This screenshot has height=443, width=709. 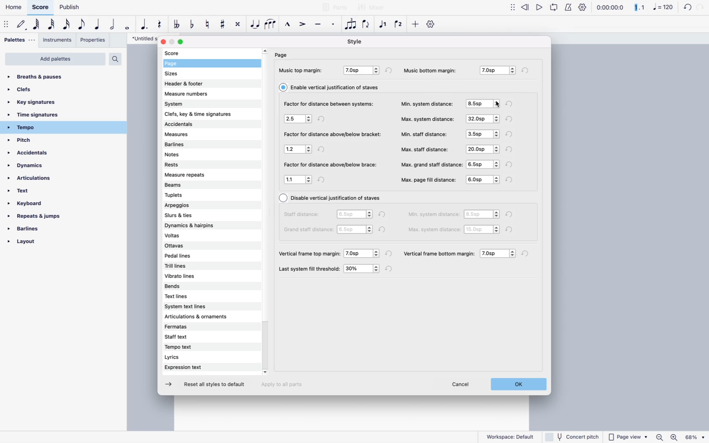 I want to click on refresh, so click(x=511, y=164).